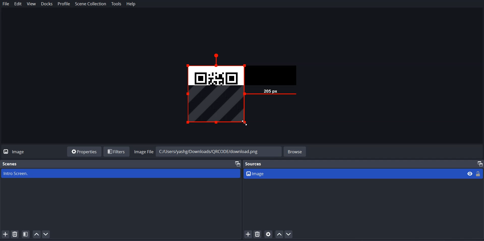  Describe the element at coordinates (47, 4) in the screenshot. I see `Docks` at that location.